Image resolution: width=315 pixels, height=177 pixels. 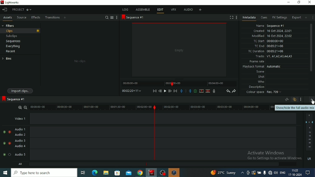 I want to click on Subclips, so click(x=12, y=36).